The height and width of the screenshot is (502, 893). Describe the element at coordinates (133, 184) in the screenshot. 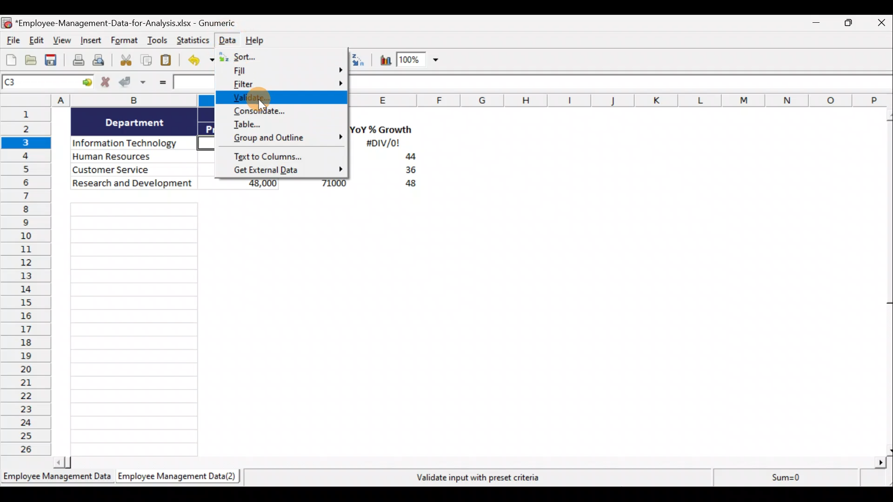

I see `Research and development` at that location.